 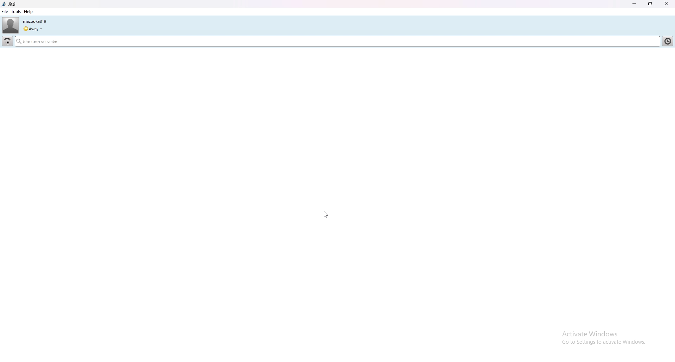 What do you see at coordinates (651, 4) in the screenshot?
I see `resize` at bounding box center [651, 4].